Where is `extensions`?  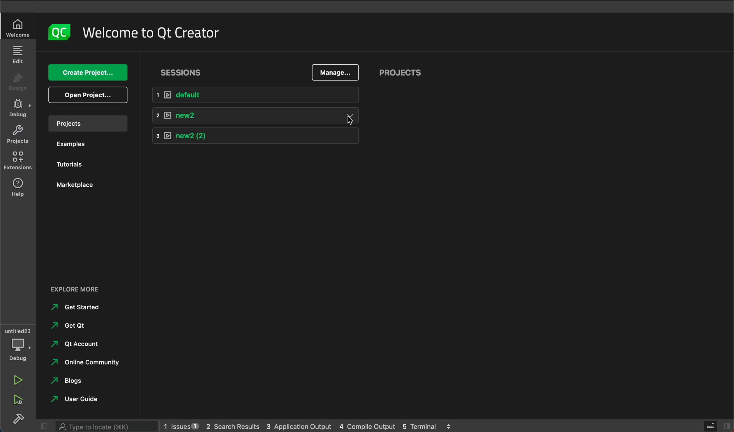 extensions is located at coordinates (18, 161).